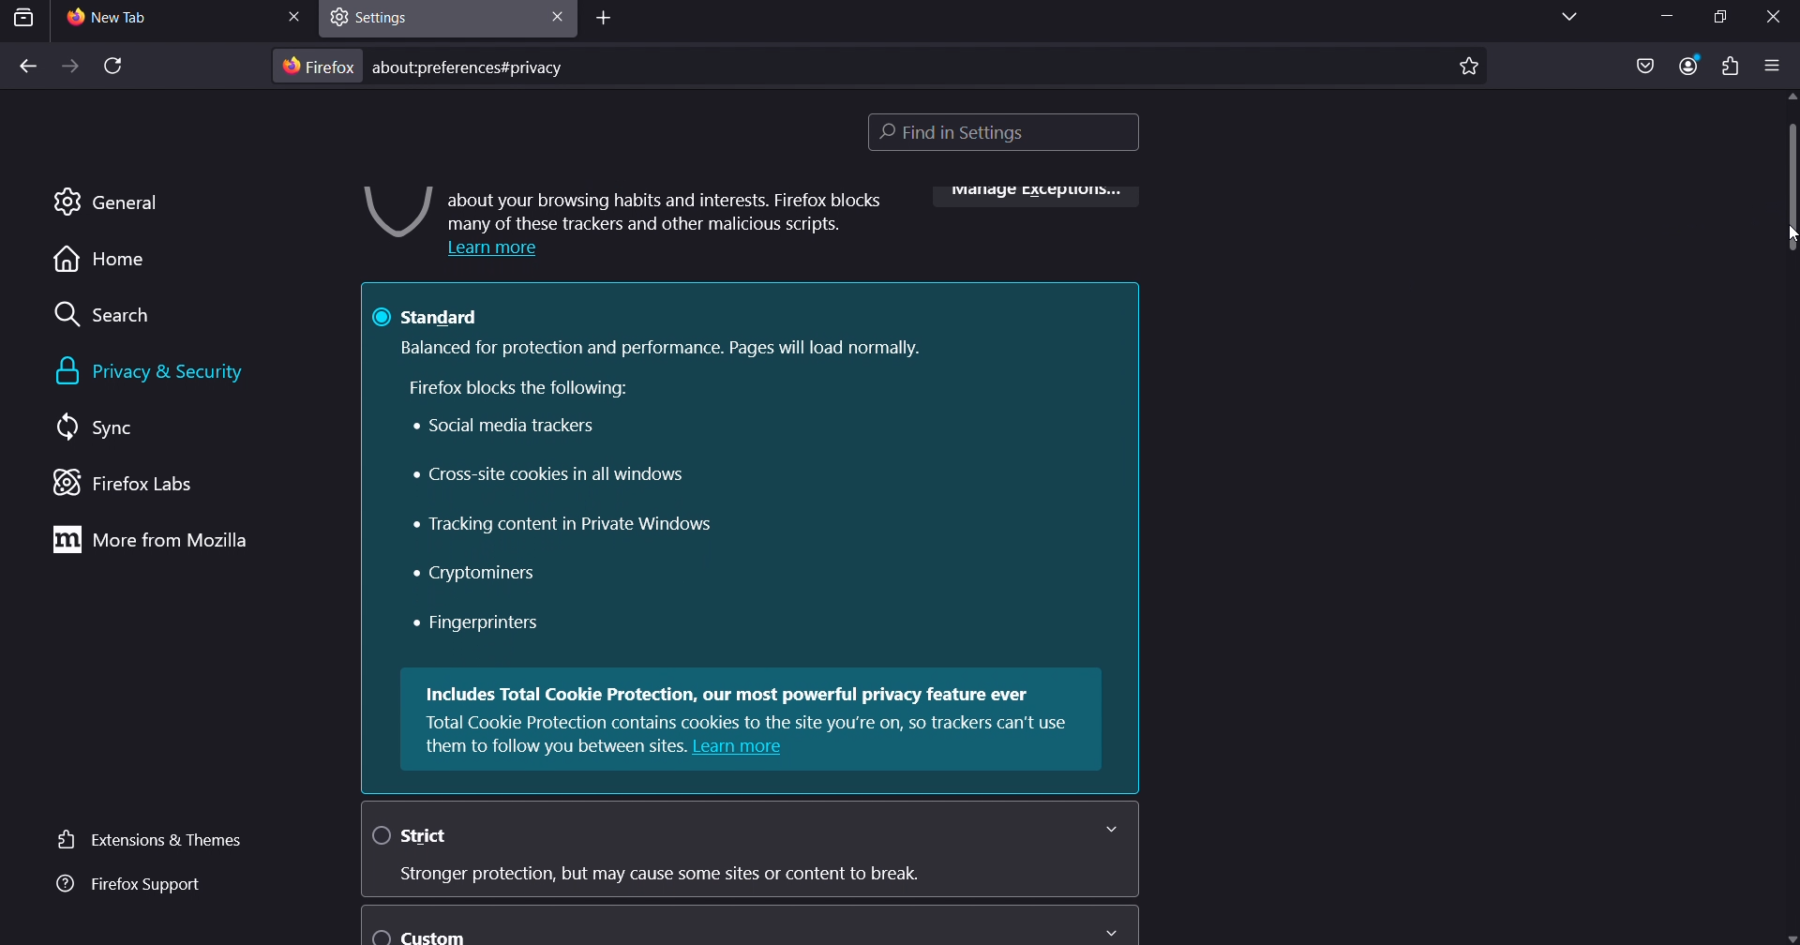  Describe the element at coordinates (1469, 64) in the screenshot. I see `bookmark` at that location.